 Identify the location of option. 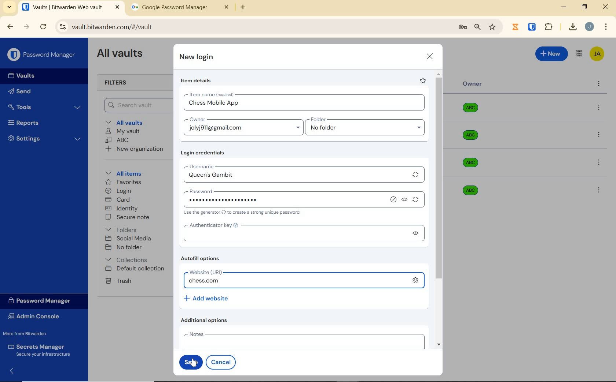
(600, 136).